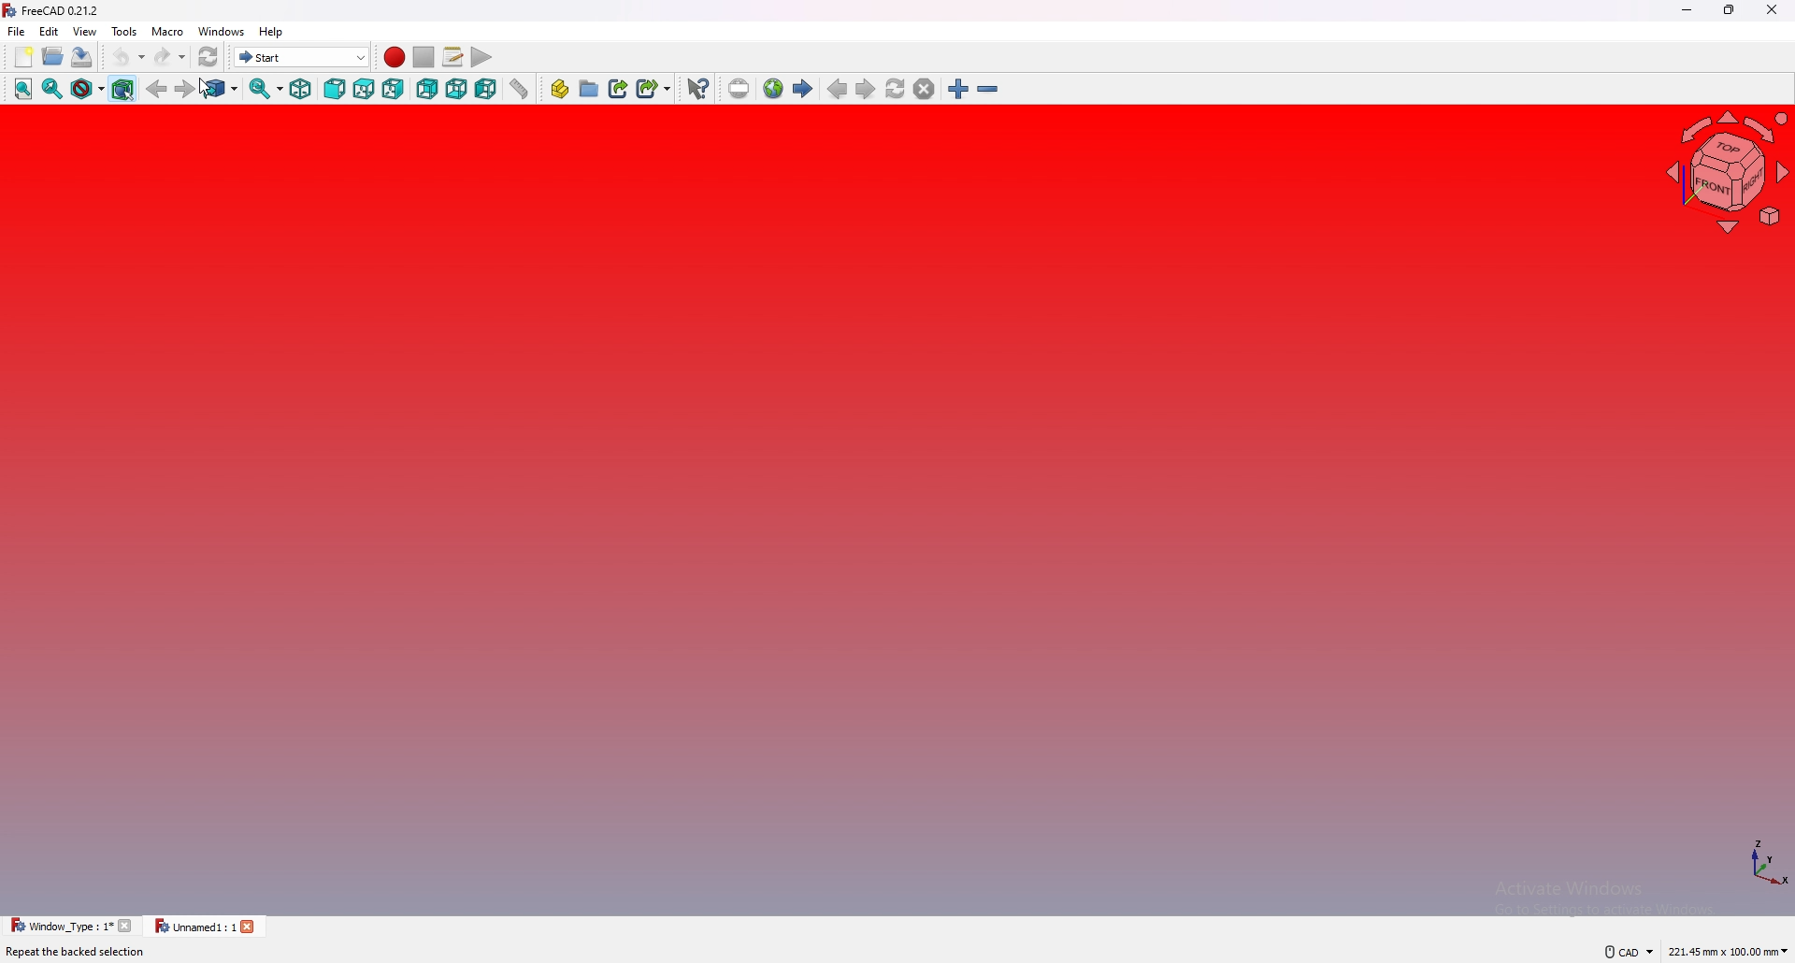 This screenshot has height=963, width=1795. What do you see at coordinates (395, 57) in the screenshot?
I see `record macros` at bounding box center [395, 57].